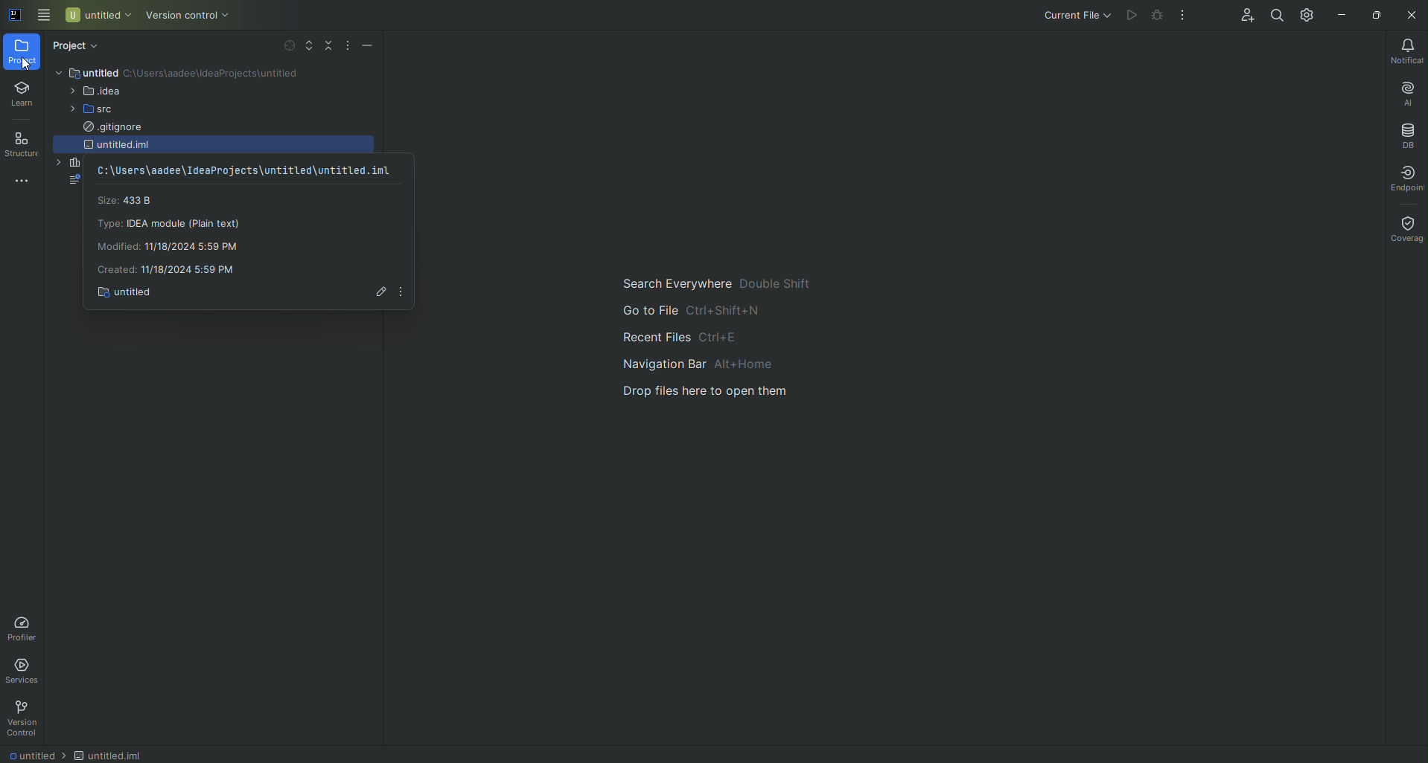 Image resolution: width=1428 pixels, height=763 pixels. What do you see at coordinates (28, 720) in the screenshot?
I see `Version Control` at bounding box center [28, 720].